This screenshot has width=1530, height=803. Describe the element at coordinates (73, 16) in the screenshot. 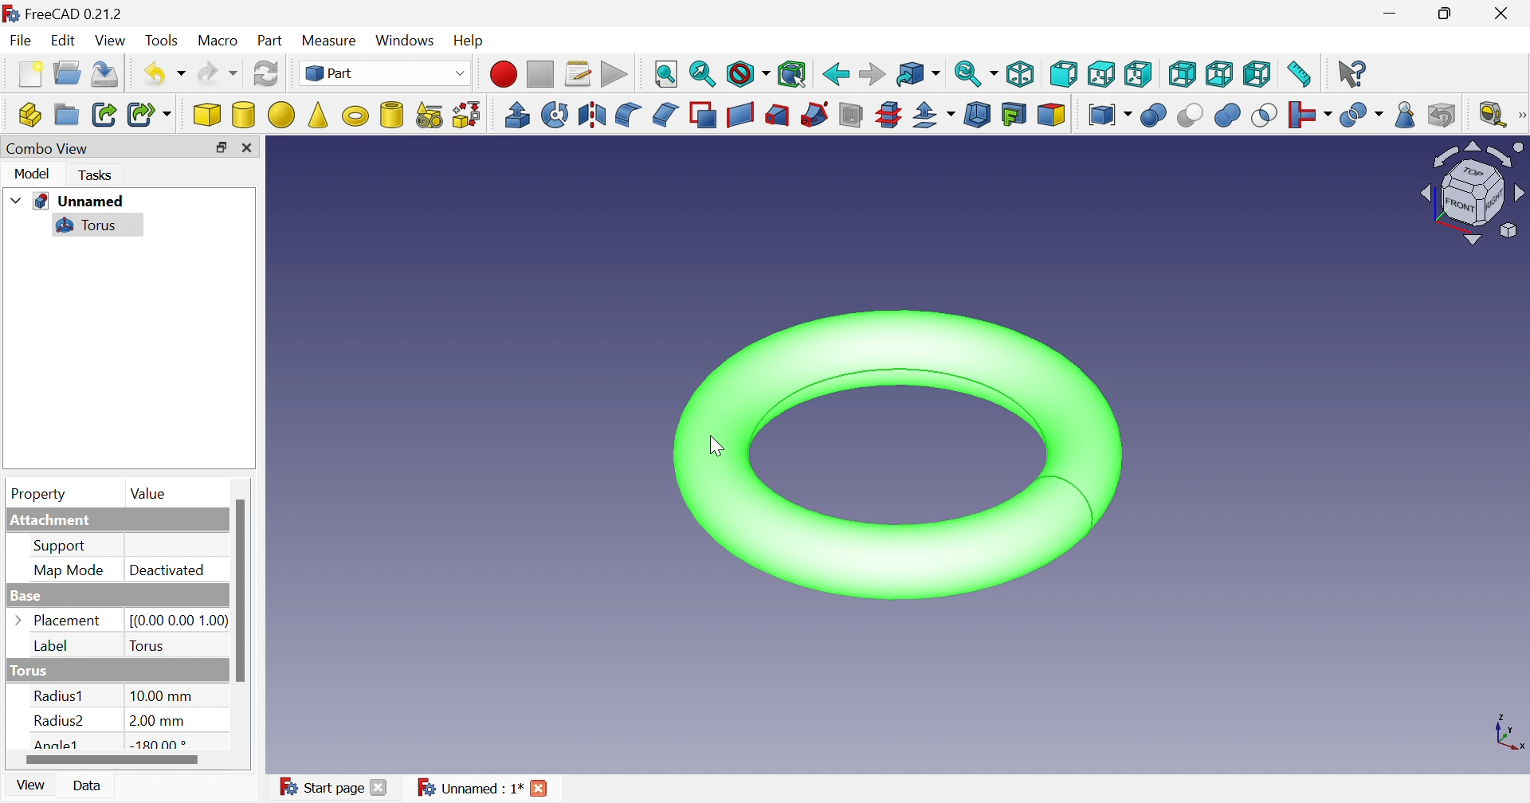

I see `FreeCAD 0.21.2` at that location.